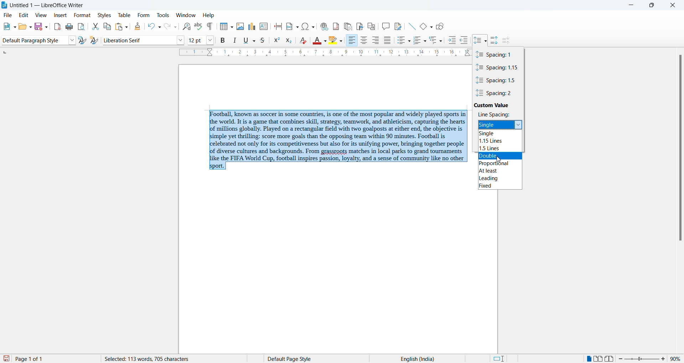 The image size is (684, 363). Describe the element at coordinates (501, 156) in the screenshot. I see `double` at that location.